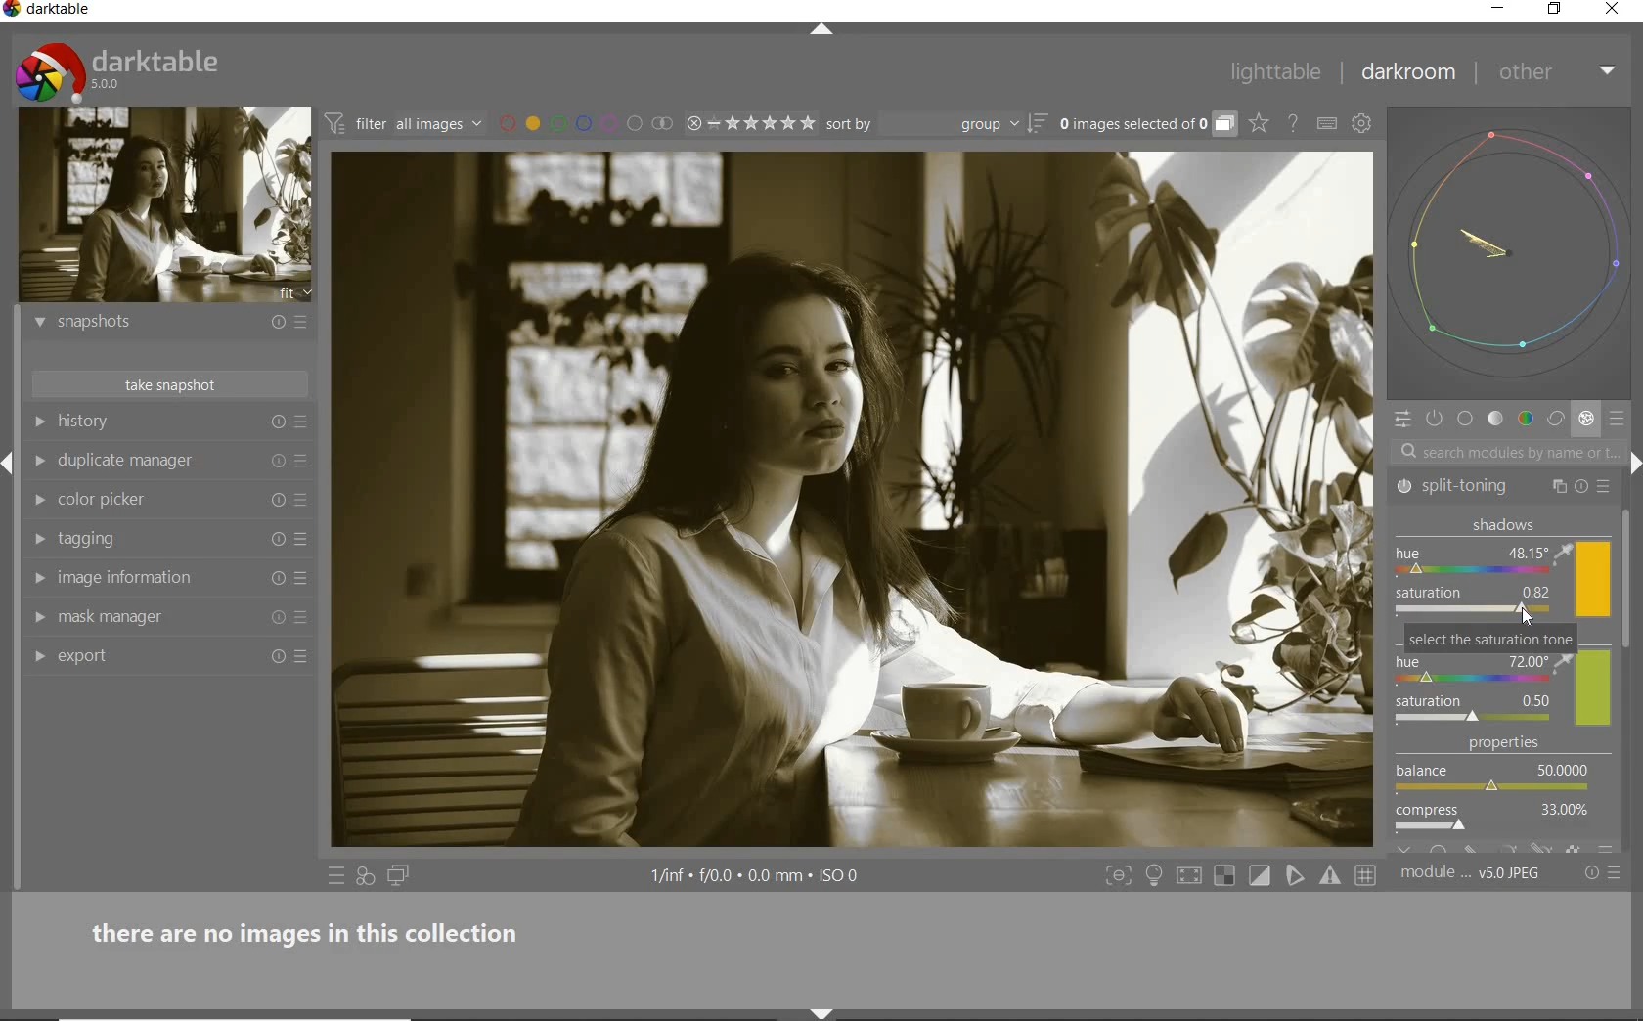  What do you see at coordinates (1556, 420) in the screenshot?
I see `correct` at bounding box center [1556, 420].